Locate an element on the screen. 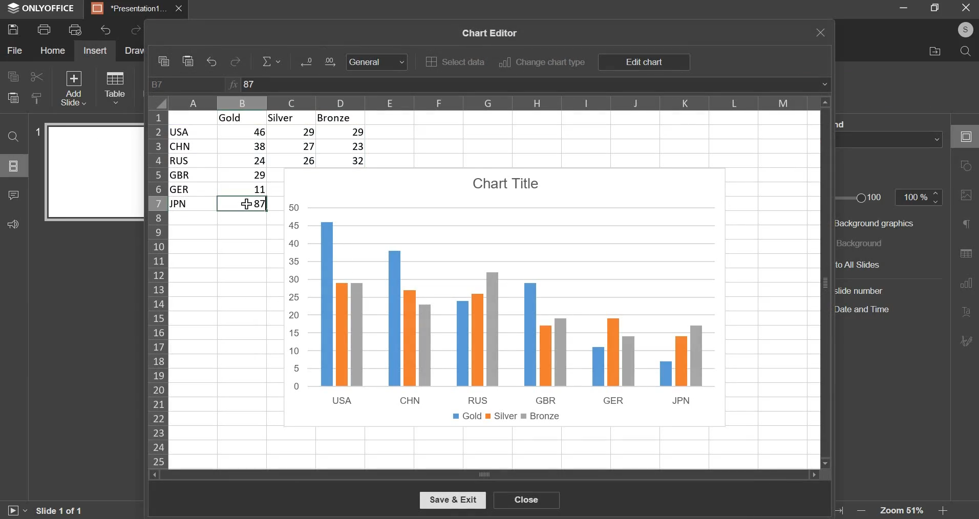 The height and width of the screenshot is (519, 979). zoom in is located at coordinates (943, 511).